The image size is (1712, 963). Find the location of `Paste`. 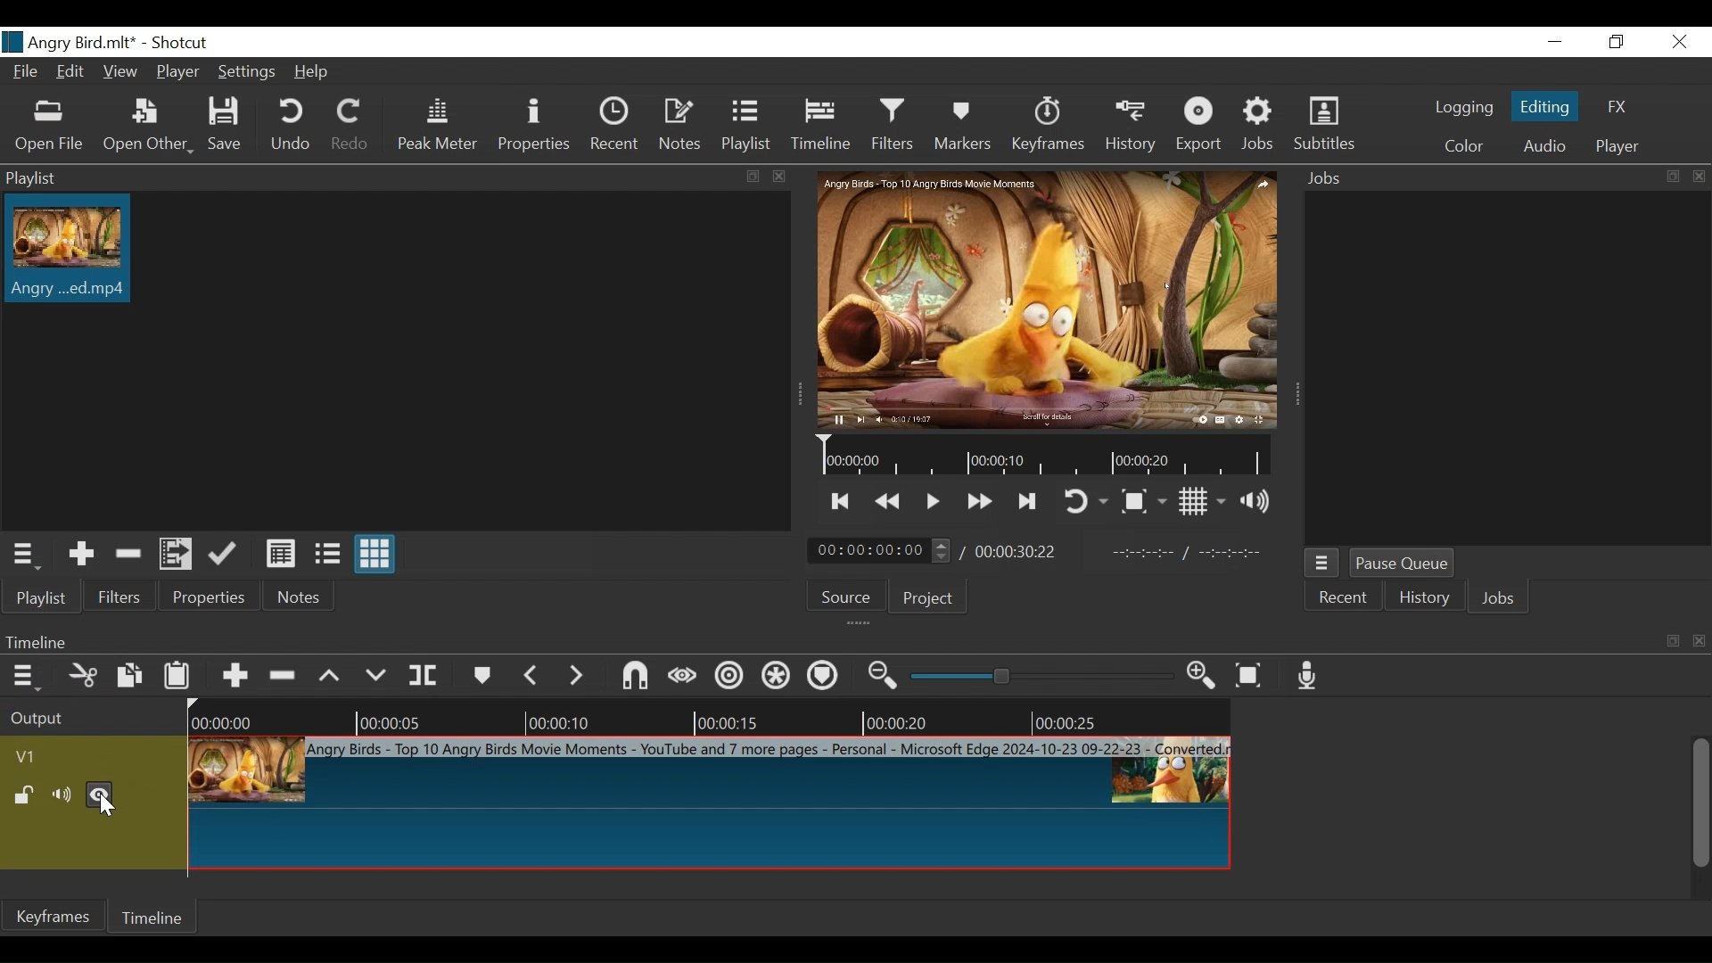

Paste is located at coordinates (178, 675).